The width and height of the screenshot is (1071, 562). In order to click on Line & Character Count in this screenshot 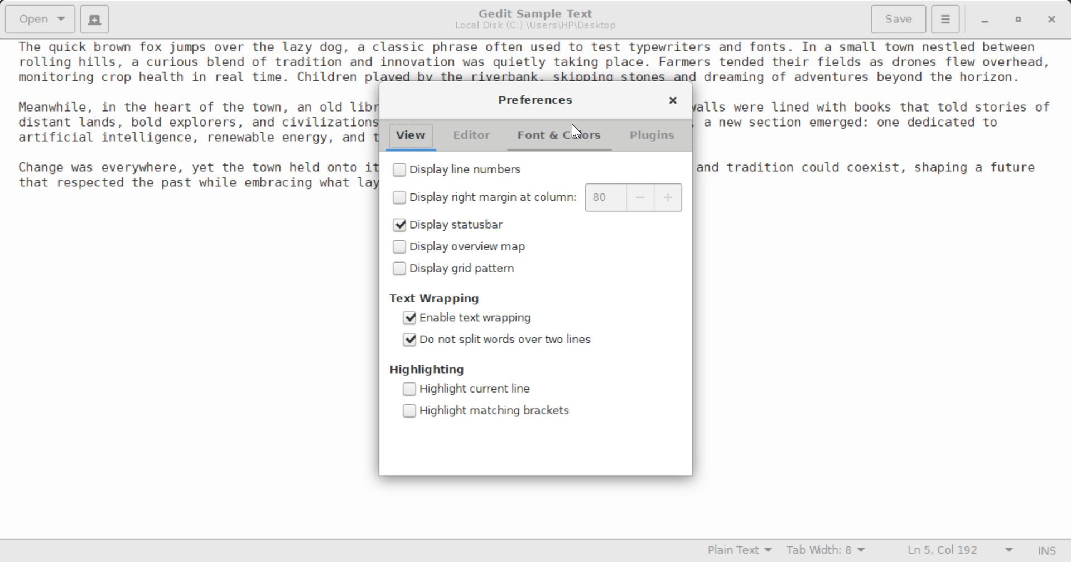, I will do `click(955, 551)`.